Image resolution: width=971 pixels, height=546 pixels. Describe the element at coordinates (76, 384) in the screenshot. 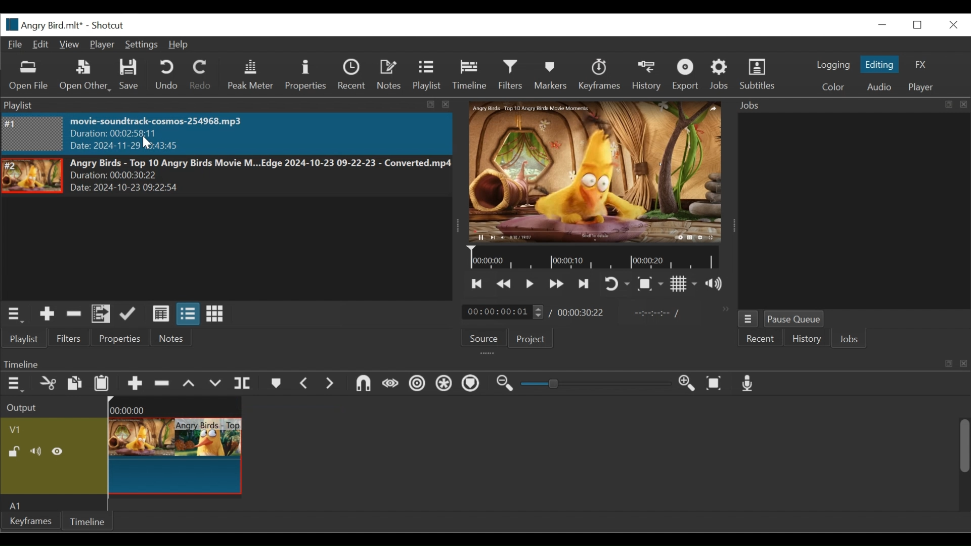

I see `Copy` at that location.